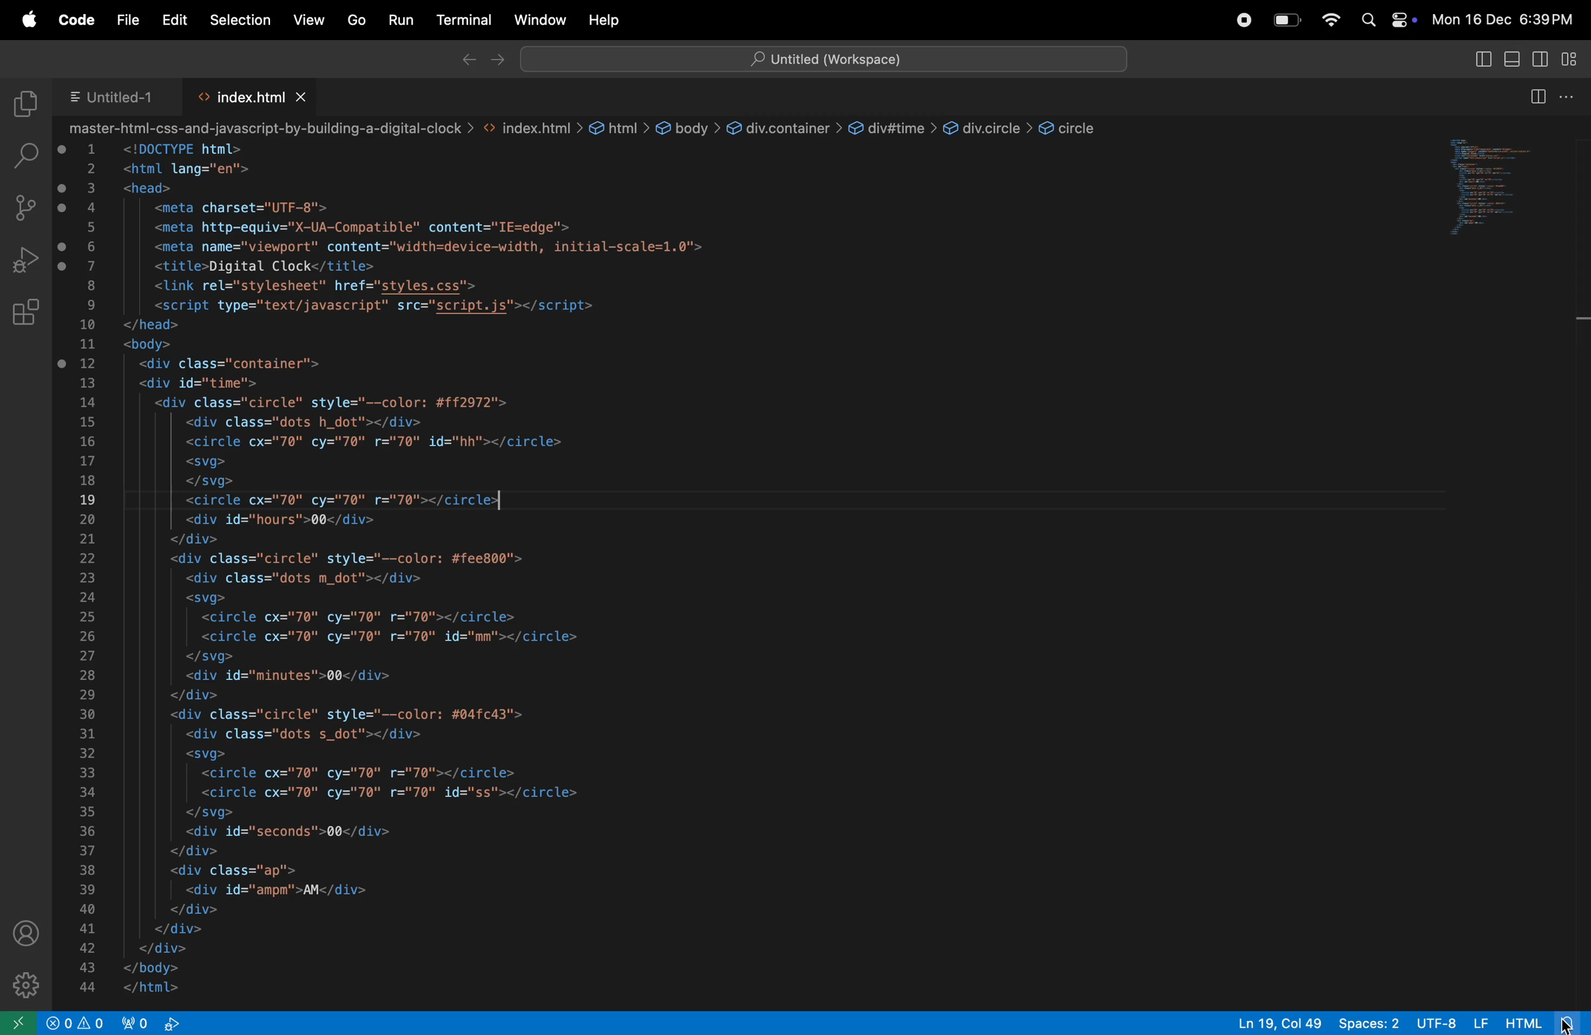 This screenshot has height=1035, width=1591. What do you see at coordinates (596, 561) in the screenshot?
I see `code block which describes about from page of a web page wrote n html` at bounding box center [596, 561].